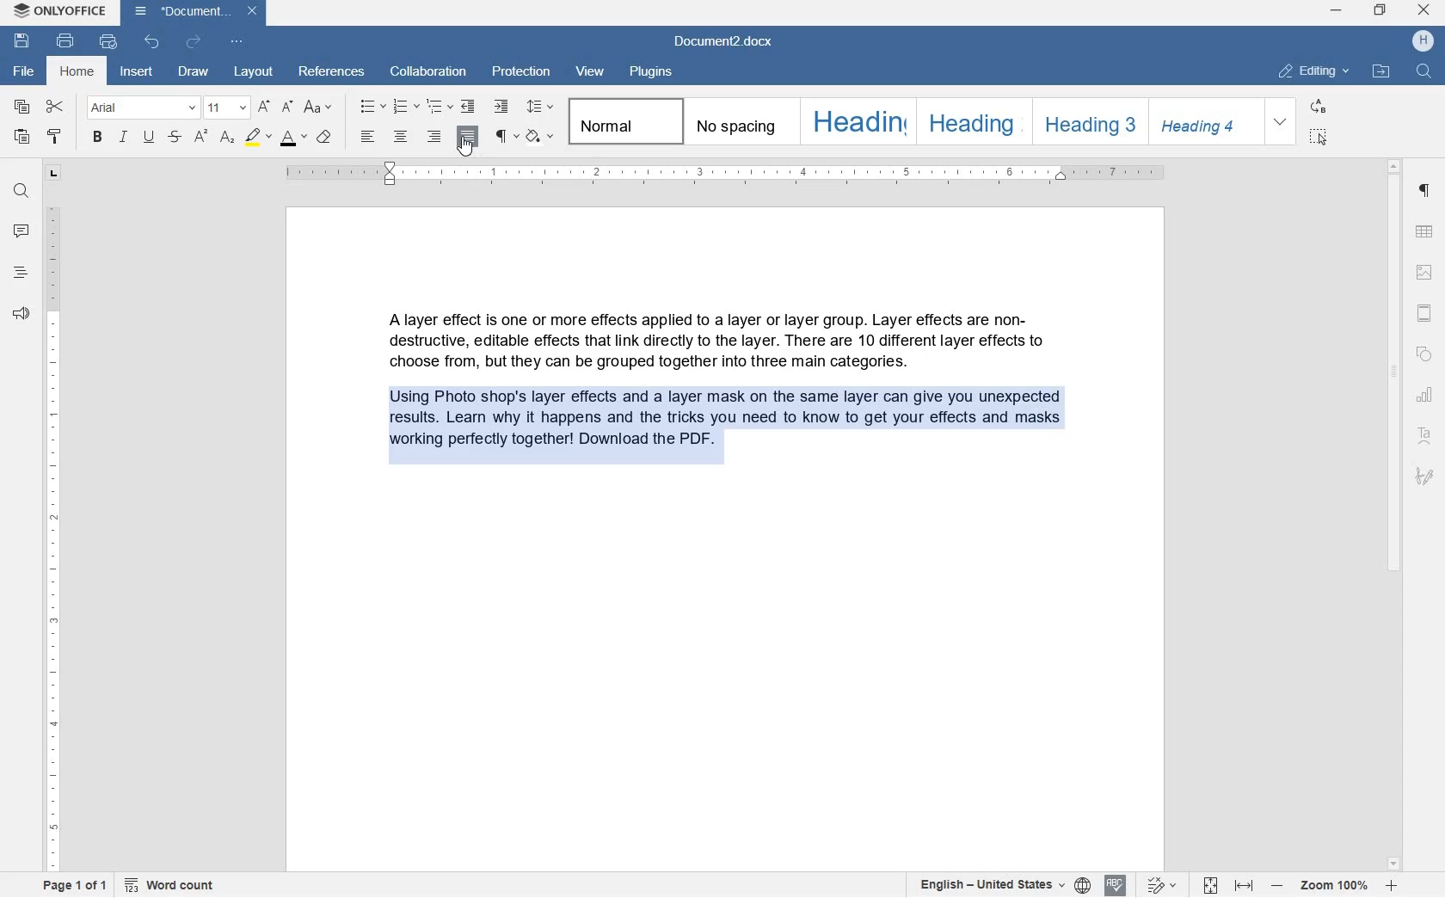 This screenshot has width=1445, height=898. Describe the element at coordinates (506, 138) in the screenshot. I see `PARAGRAPH SETTINGS` at that location.